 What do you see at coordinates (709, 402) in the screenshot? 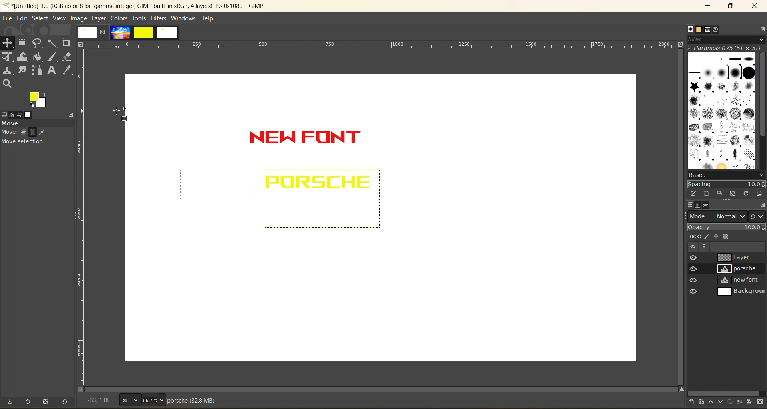
I see `raise the layer` at bounding box center [709, 402].